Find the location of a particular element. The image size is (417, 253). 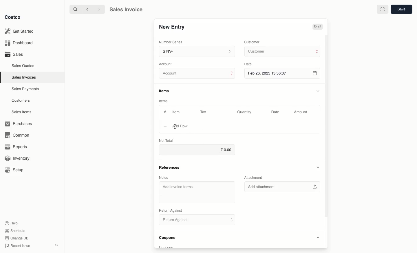

Inventory is located at coordinates (18, 158).